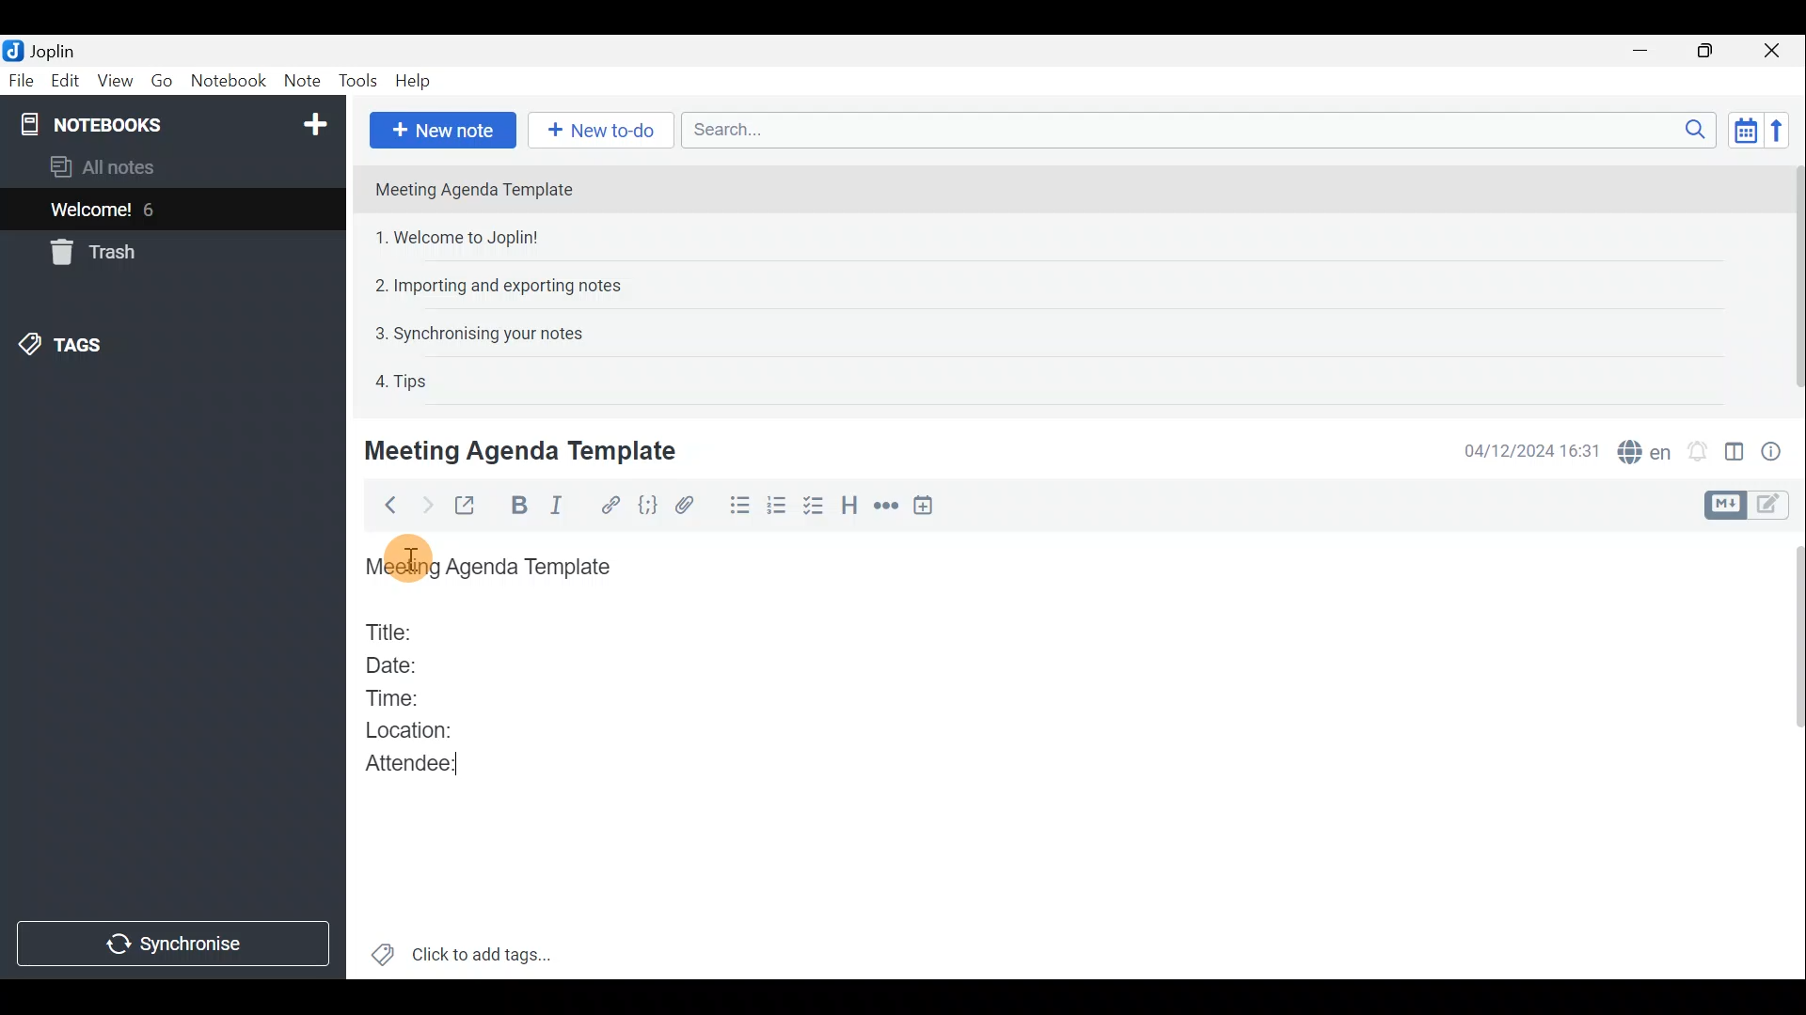  What do you see at coordinates (417, 81) in the screenshot?
I see `Help` at bounding box center [417, 81].